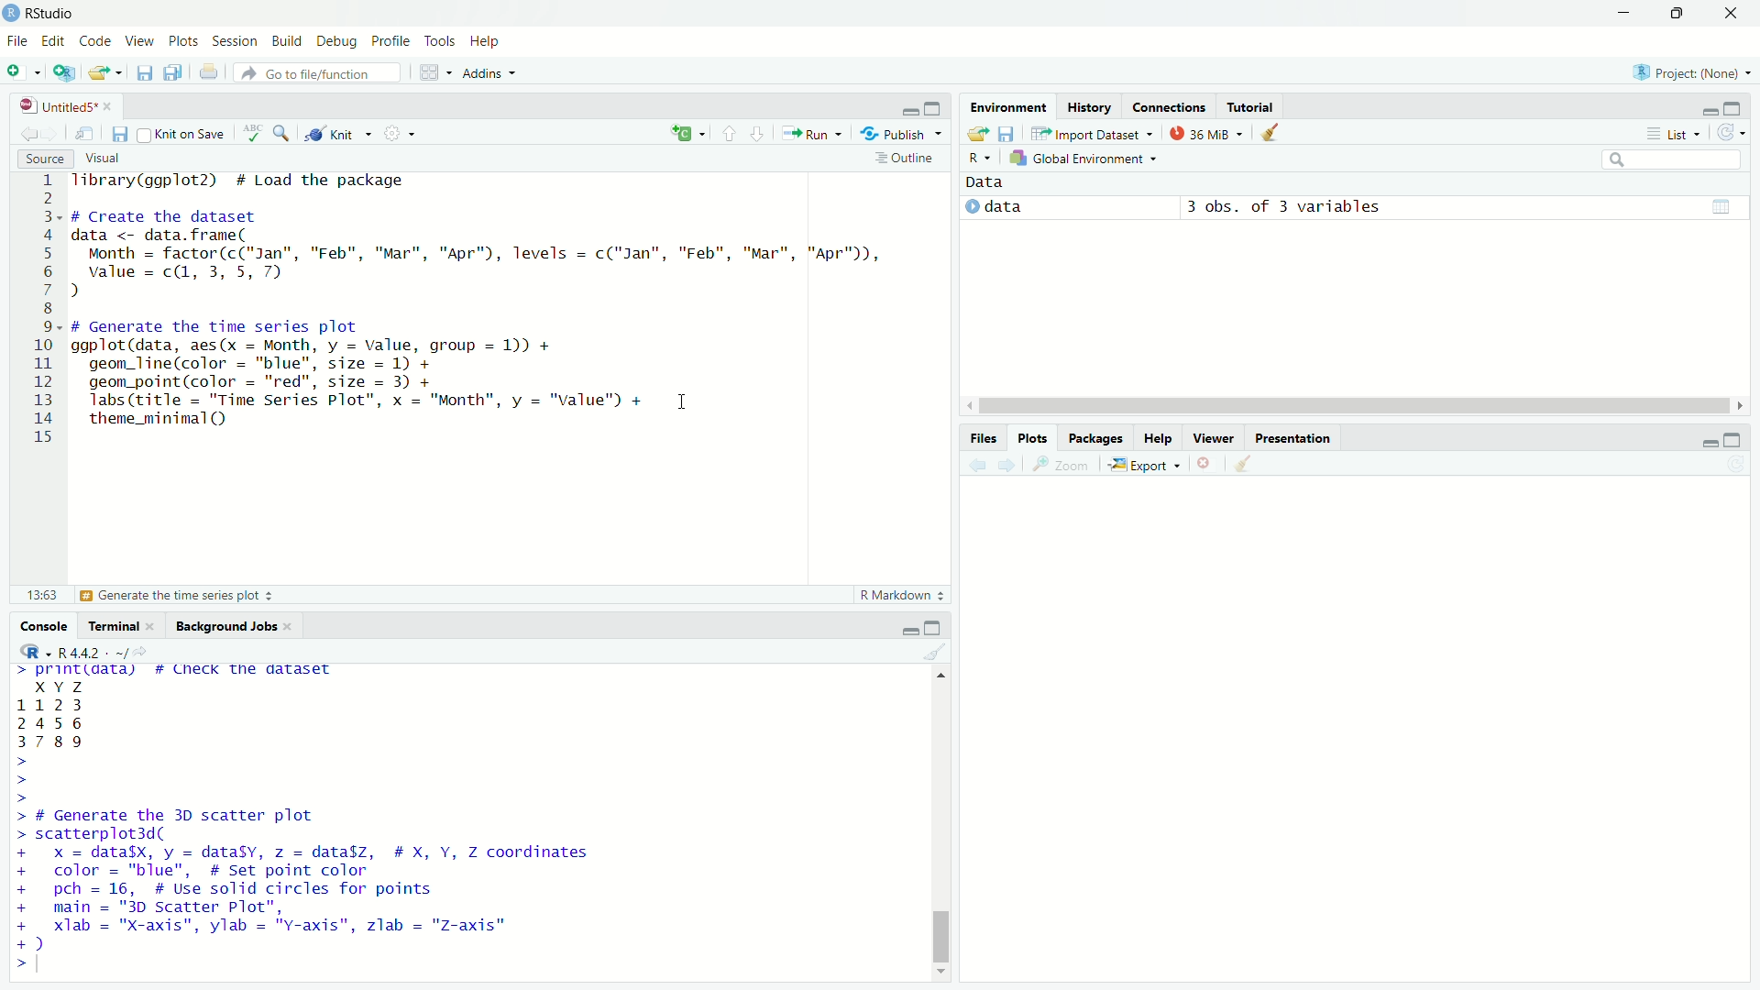 The width and height of the screenshot is (1760, 990). Describe the element at coordinates (1031, 440) in the screenshot. I see `Plots` at that location.